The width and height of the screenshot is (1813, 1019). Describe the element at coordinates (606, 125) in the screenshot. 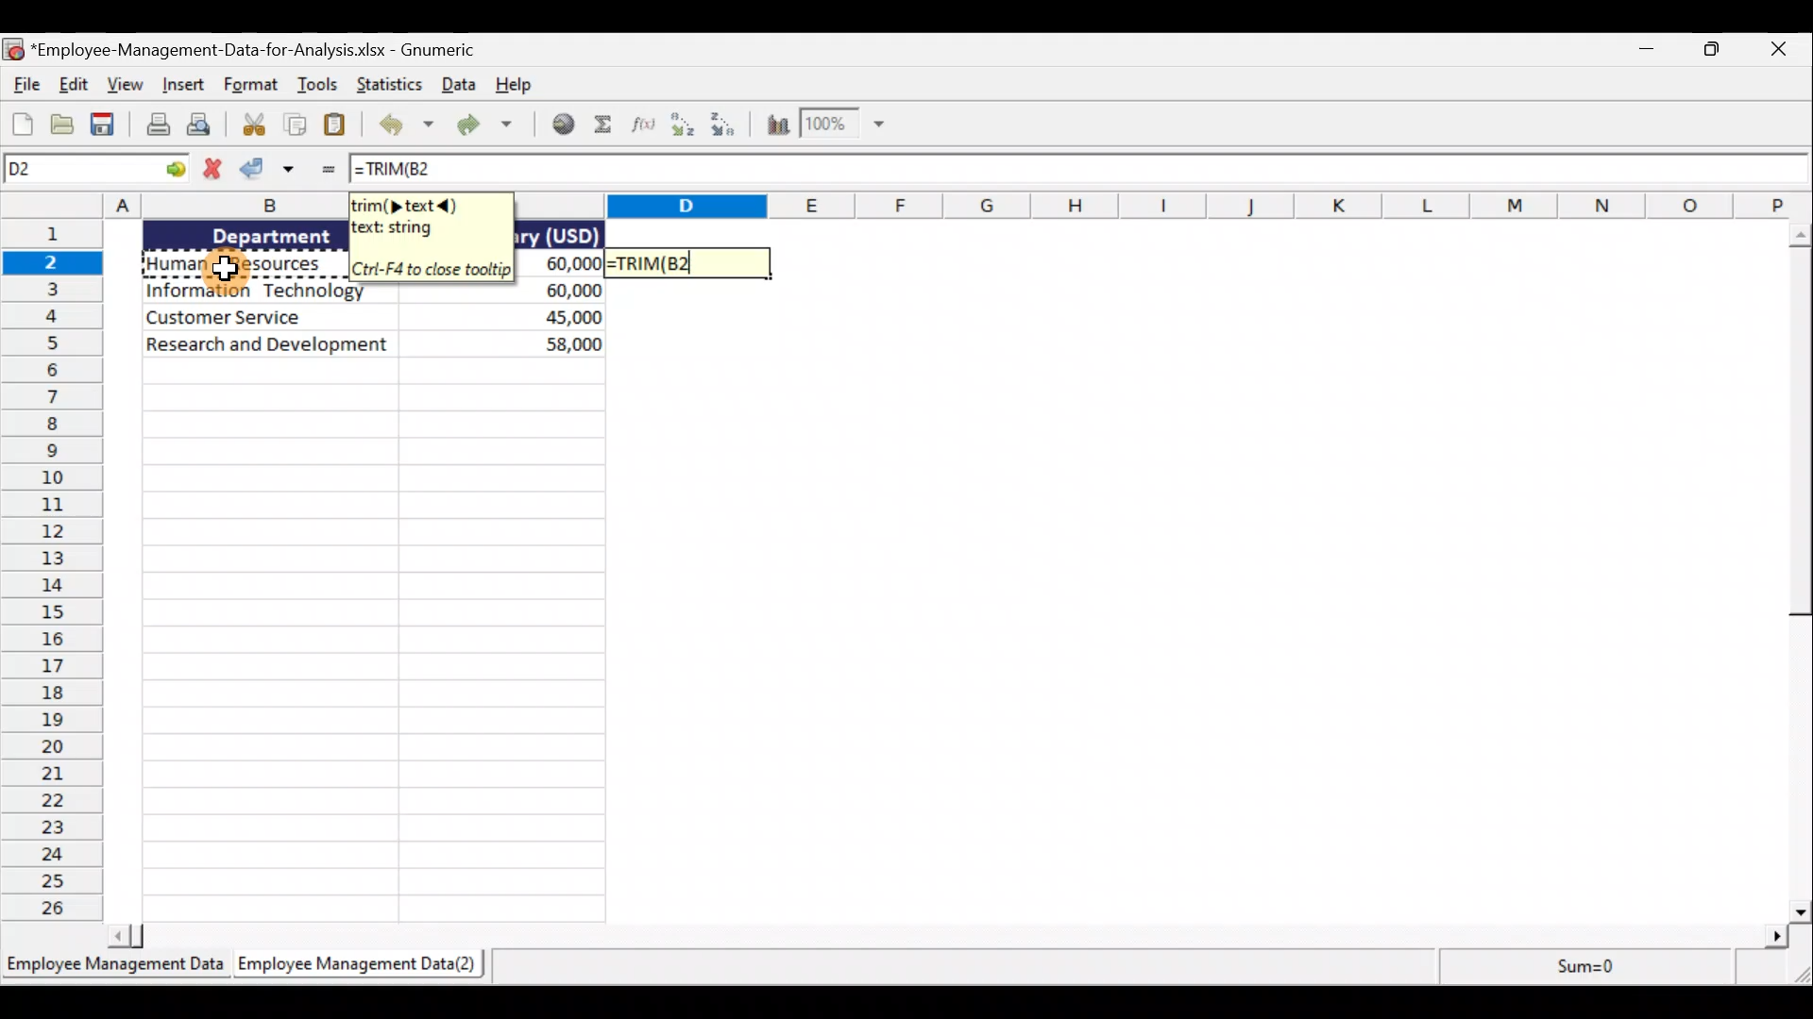

I see `Sum into the current cell` at that location.